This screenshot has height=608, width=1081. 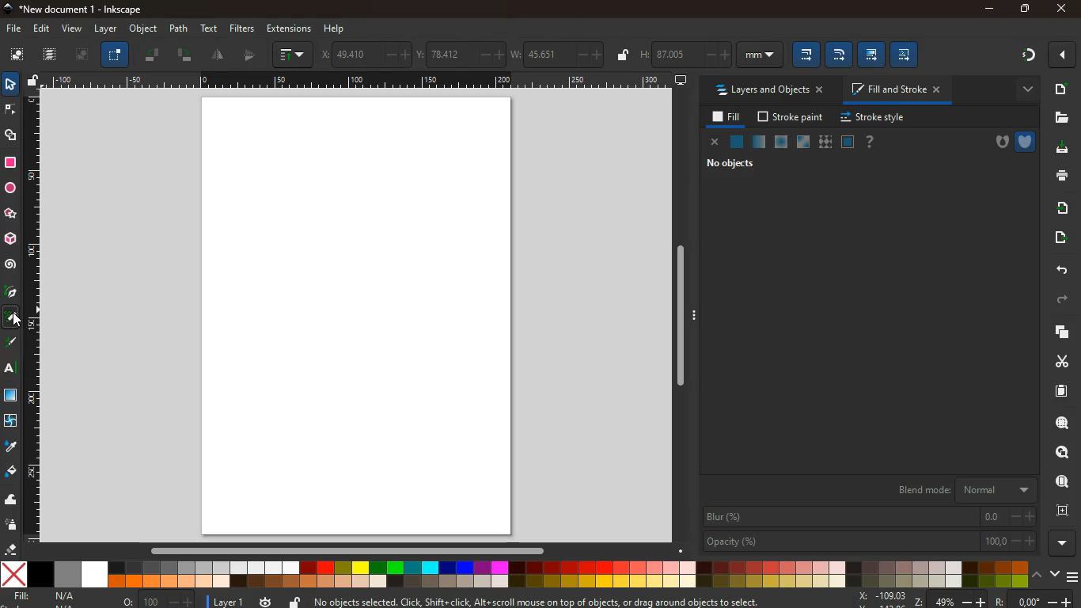 What do you see at coordinates (1059, 175) in the screenshot?
I see `print` at bounding box center [1059, 175].